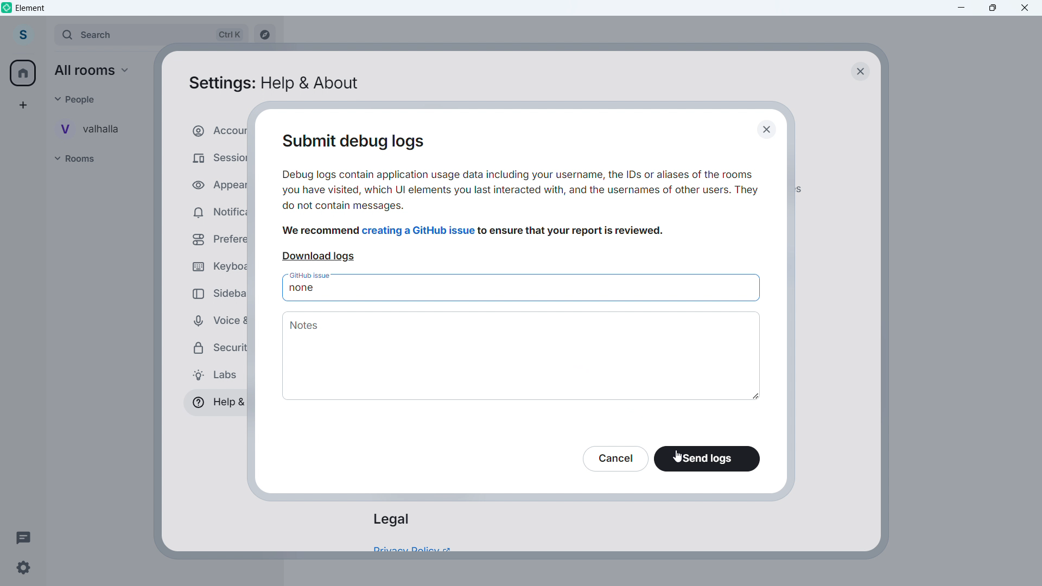  Describe the element at coordinates (523, 355) in the screenshot. I see `Add notes ` at that location.